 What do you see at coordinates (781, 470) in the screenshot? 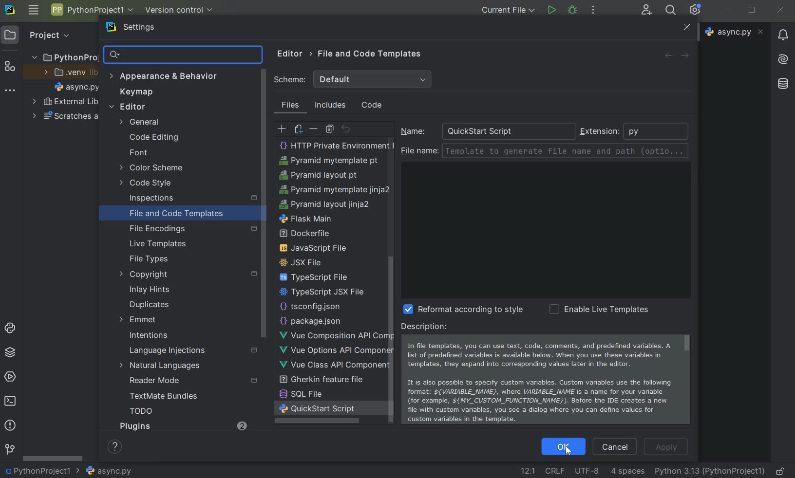
I see `make file ready only` at bounding box center [781, 470].